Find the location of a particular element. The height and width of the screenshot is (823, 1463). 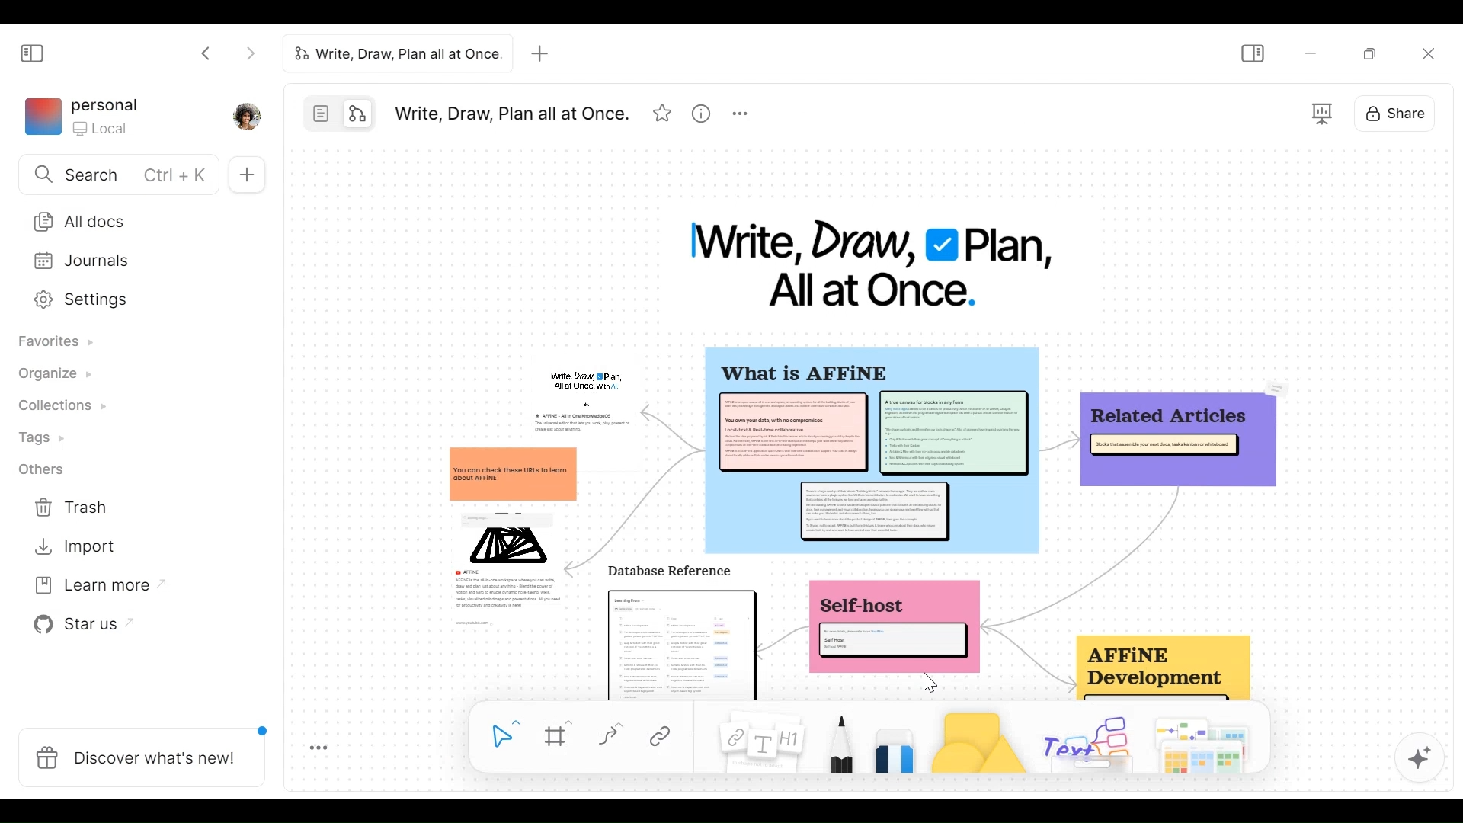

Pen is located at coordinates (849, 738).